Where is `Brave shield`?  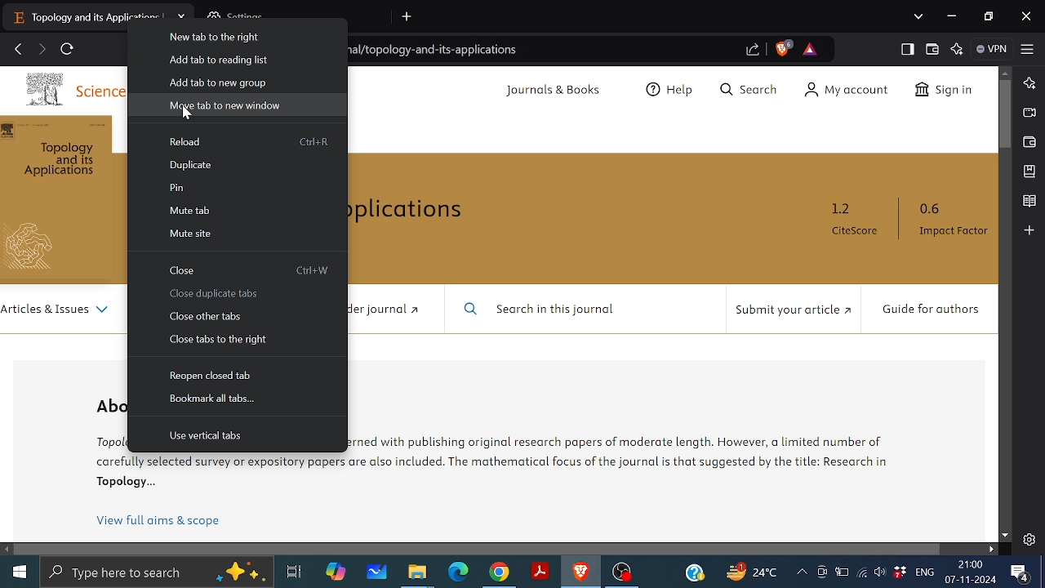 Brave shield is located at coordinates (781, 47).